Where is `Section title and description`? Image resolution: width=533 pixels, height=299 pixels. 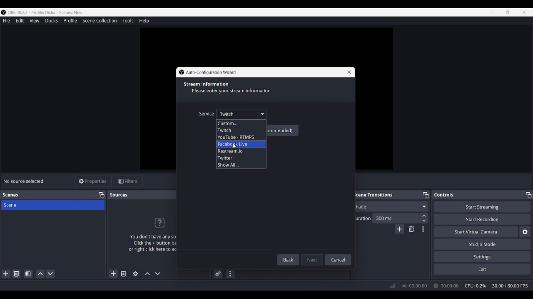 Section title and description is located at coordinates (230, 88).